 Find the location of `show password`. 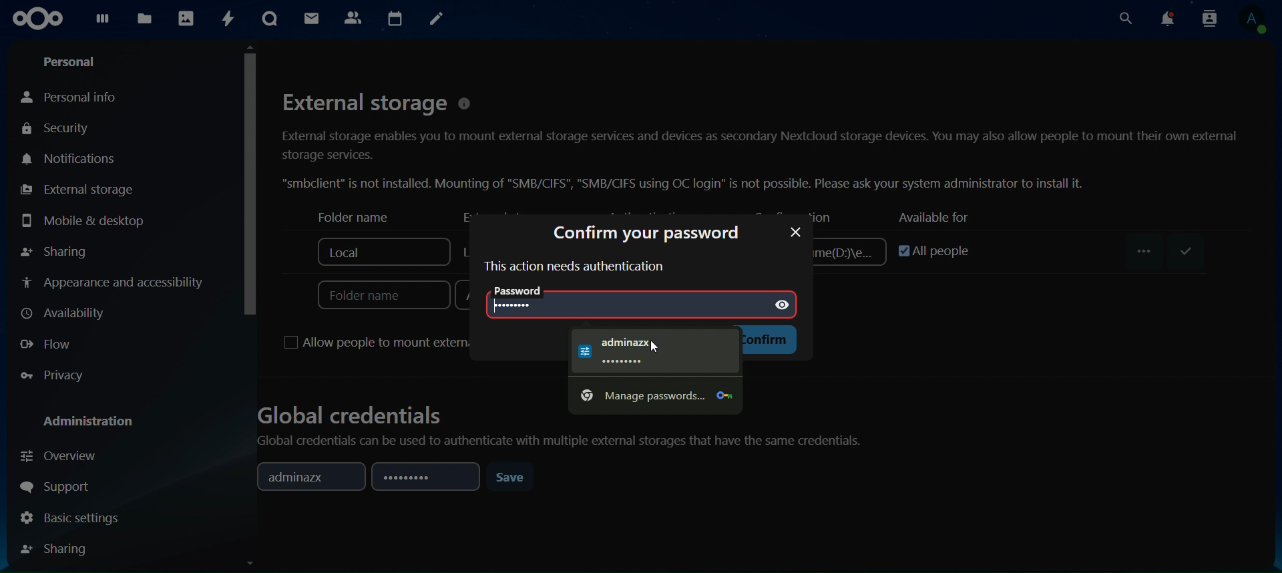

show password is located at coordinates (785, 303).